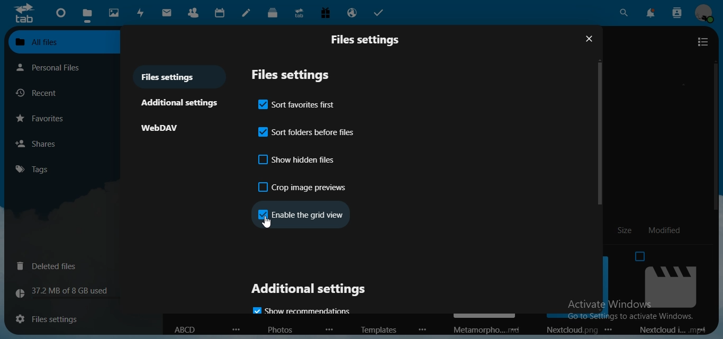 The image size is (723, 339). I want to click on free trial, so click(326, 13).